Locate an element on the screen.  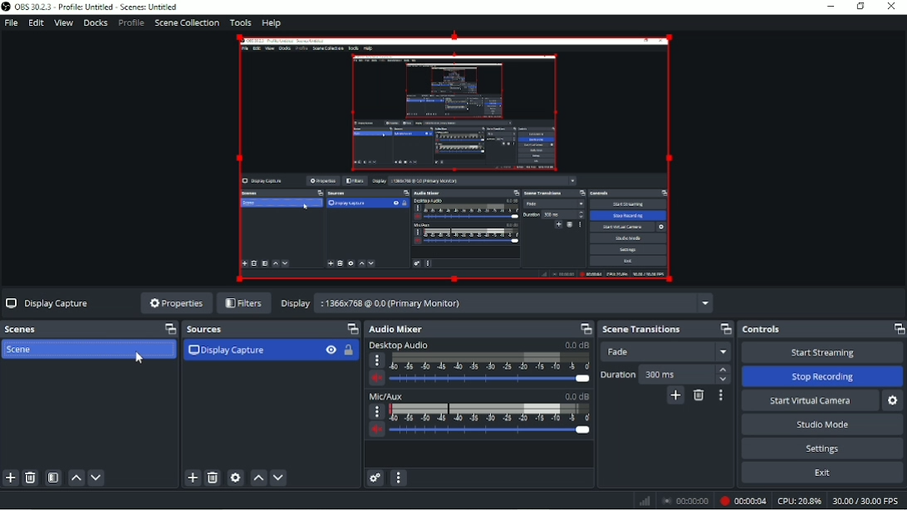
Remove configurable transition is located at coordinates (699, 397).